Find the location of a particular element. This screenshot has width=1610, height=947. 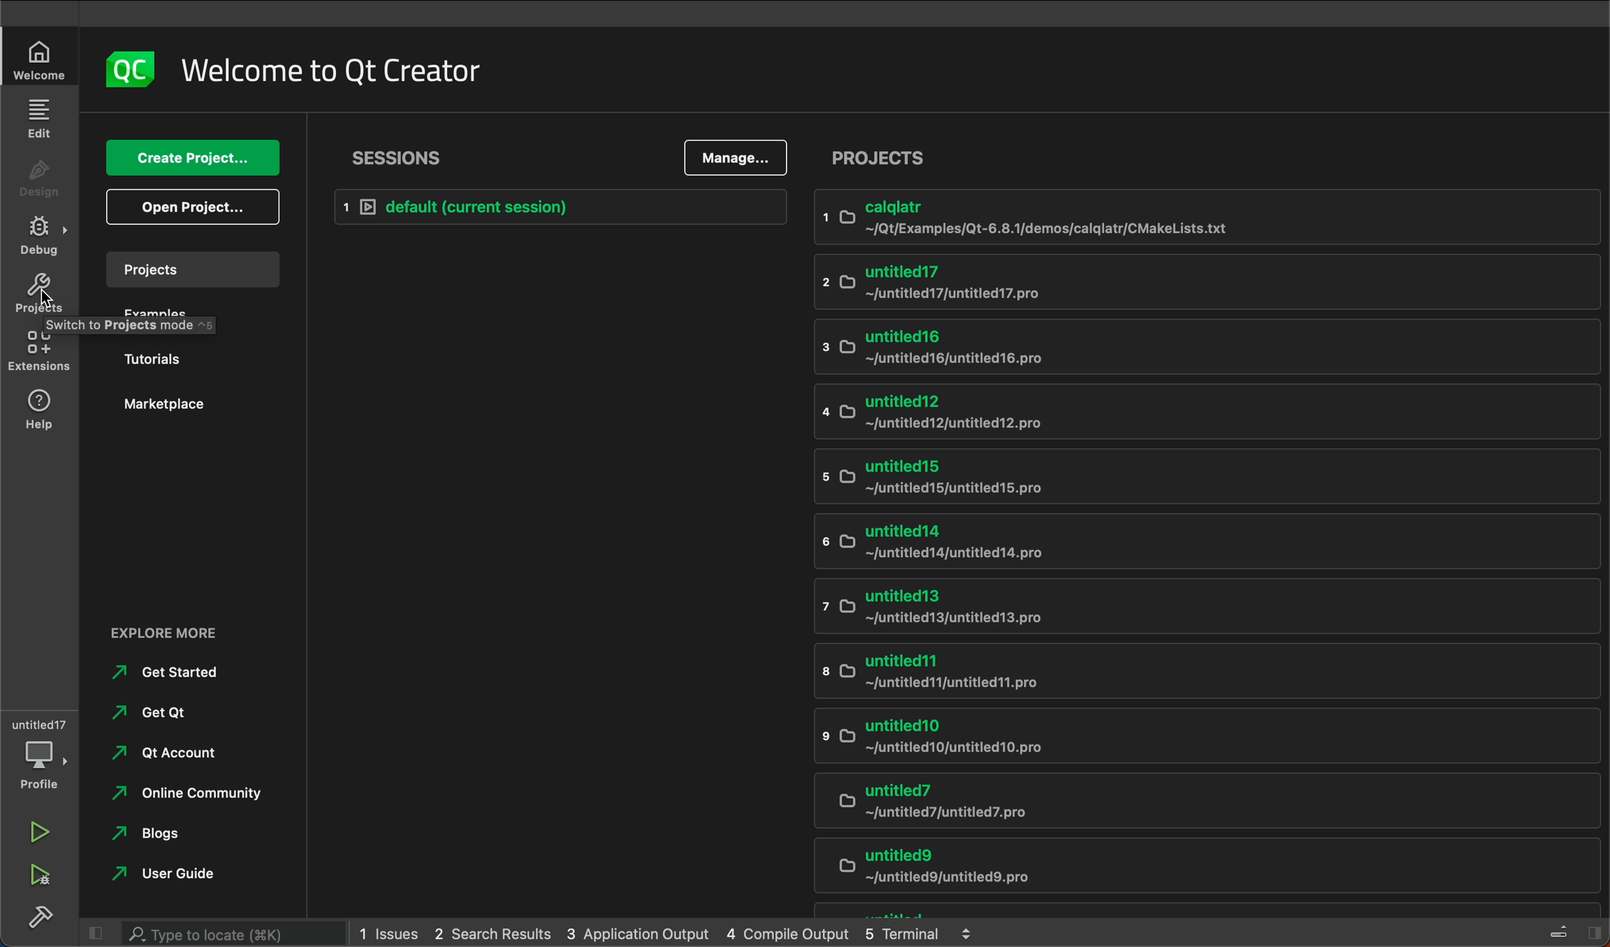

untitled12 is located at coordinates (1196, 412).